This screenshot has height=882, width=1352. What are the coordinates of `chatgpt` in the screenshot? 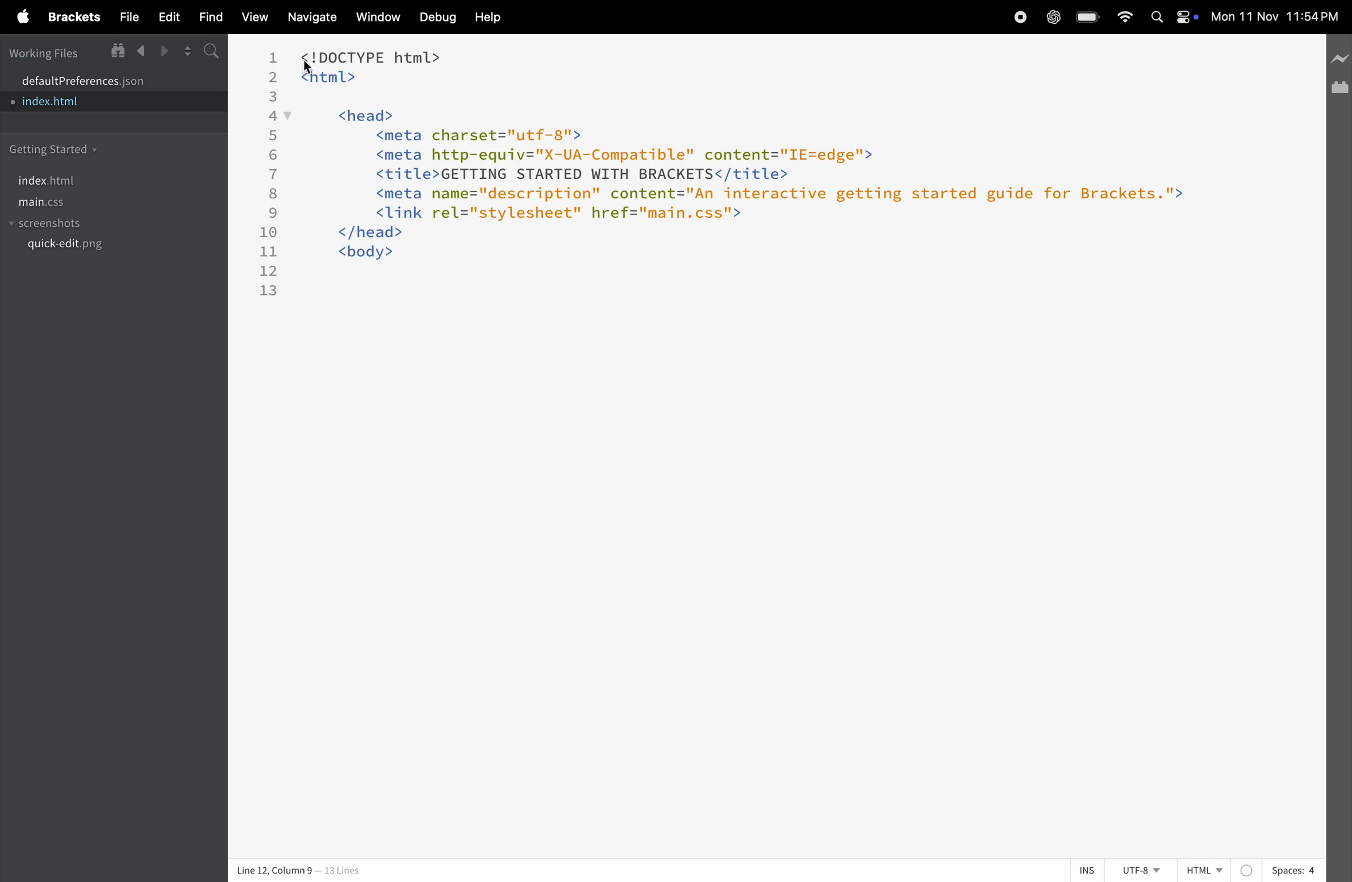 It's located at (1053, 16).